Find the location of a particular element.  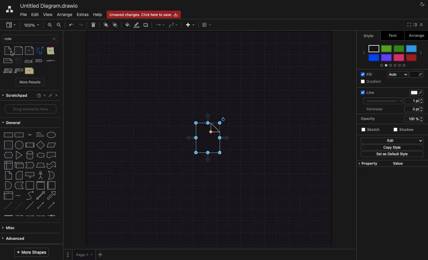

step is located at coordinates (30, 165).